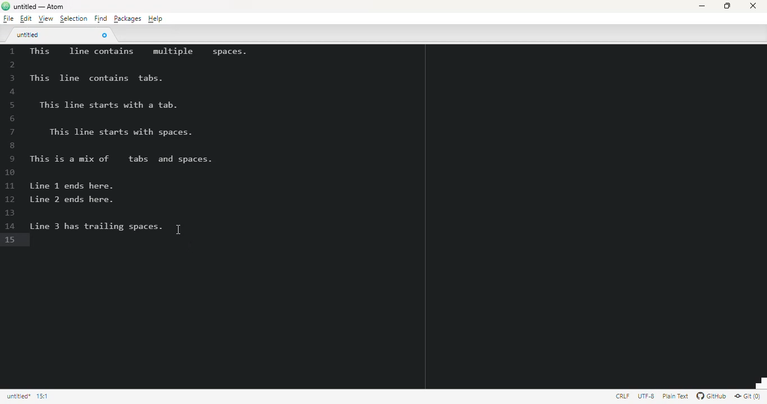 This screenshot has width=767, height=404. I want to click on minimize, so click(702, 6).